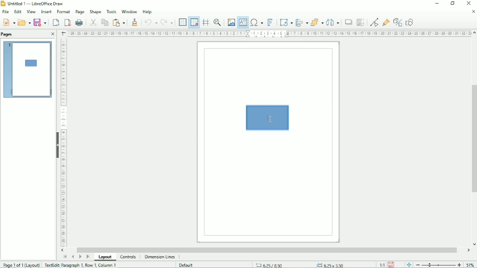  Describe the element at coordinates (7, 34) in the screenshot. I see `Pages` at that location.